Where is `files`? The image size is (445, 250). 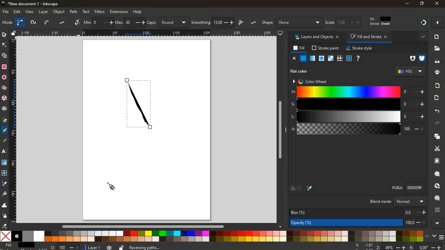
files is located at coordinates (437, 49).